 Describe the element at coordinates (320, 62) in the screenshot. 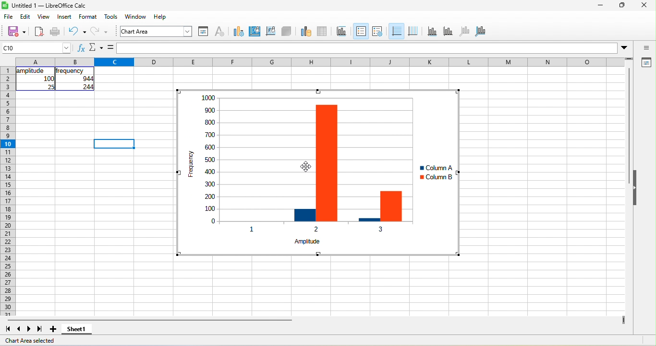

I see `column headings` at that location.